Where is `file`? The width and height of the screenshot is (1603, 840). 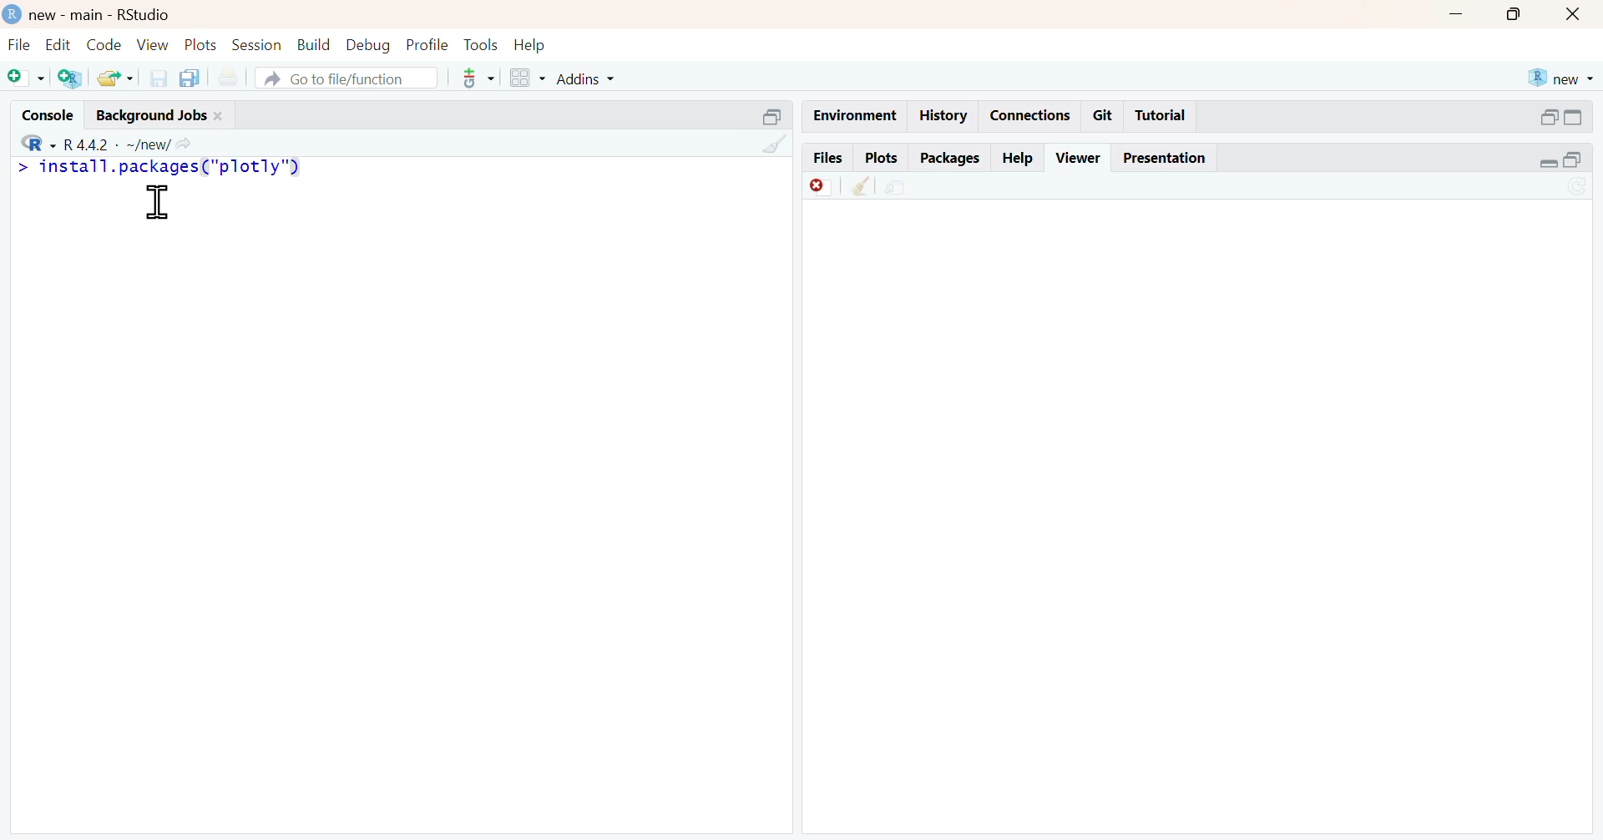
file is located at coordinates (17, 44).